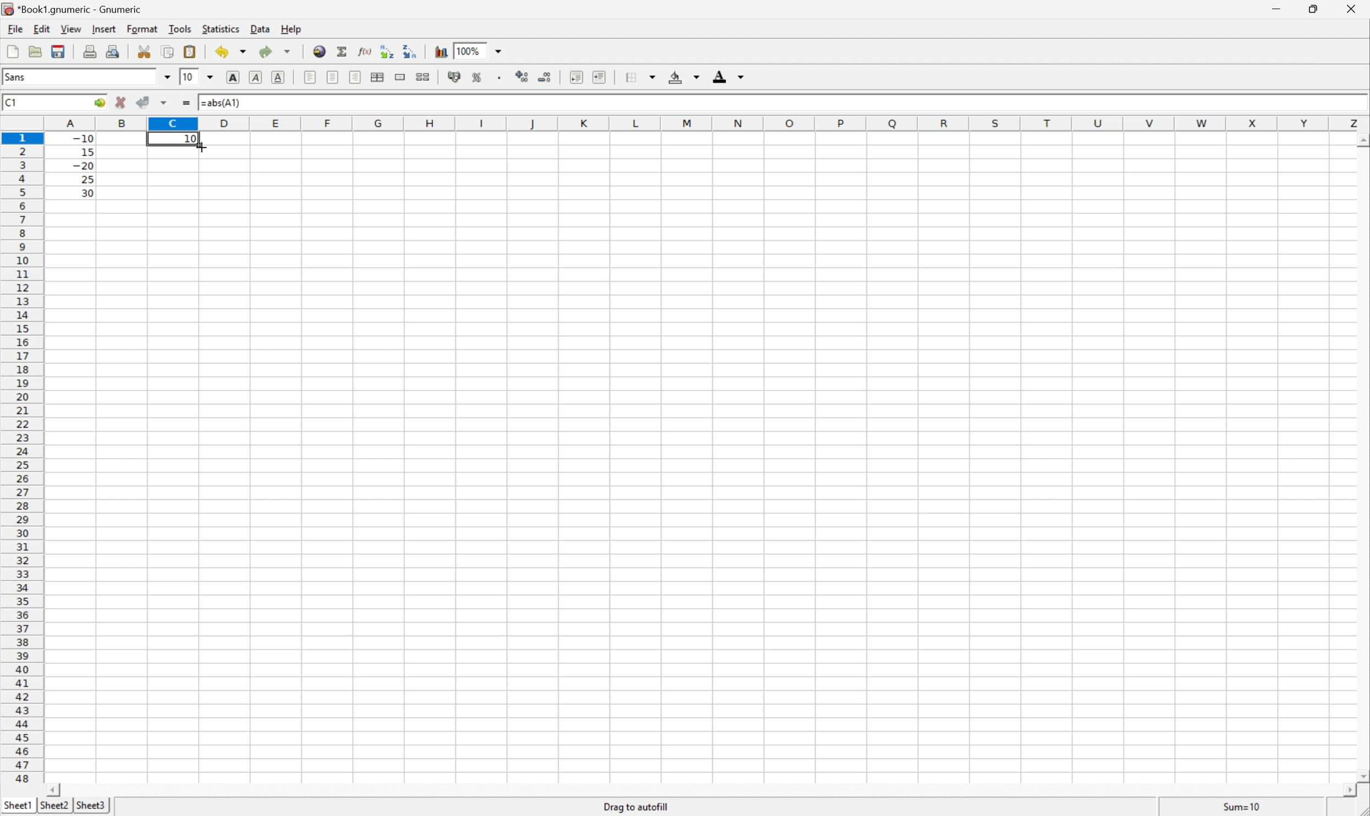 The image size is (1370, 816). What do you see at coordinates (56, 789) in the screenshot?
I see `Scroll left` at bounding box center [56, 789].